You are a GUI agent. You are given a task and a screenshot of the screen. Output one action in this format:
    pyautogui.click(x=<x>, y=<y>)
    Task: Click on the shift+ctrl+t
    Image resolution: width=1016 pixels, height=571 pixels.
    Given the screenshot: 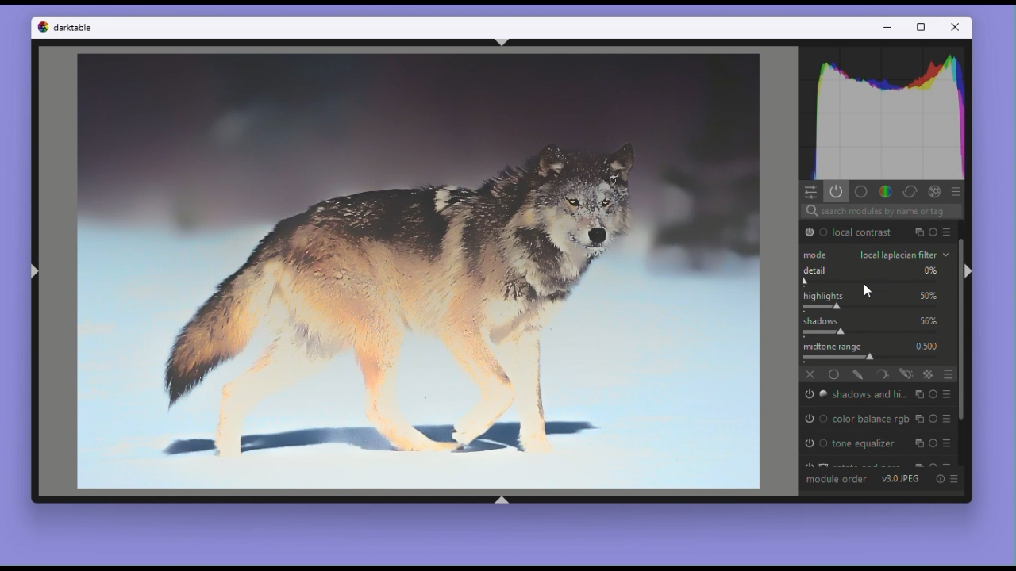 What is the action you would take?
    pyautogui.click(x=504, y=41)
    